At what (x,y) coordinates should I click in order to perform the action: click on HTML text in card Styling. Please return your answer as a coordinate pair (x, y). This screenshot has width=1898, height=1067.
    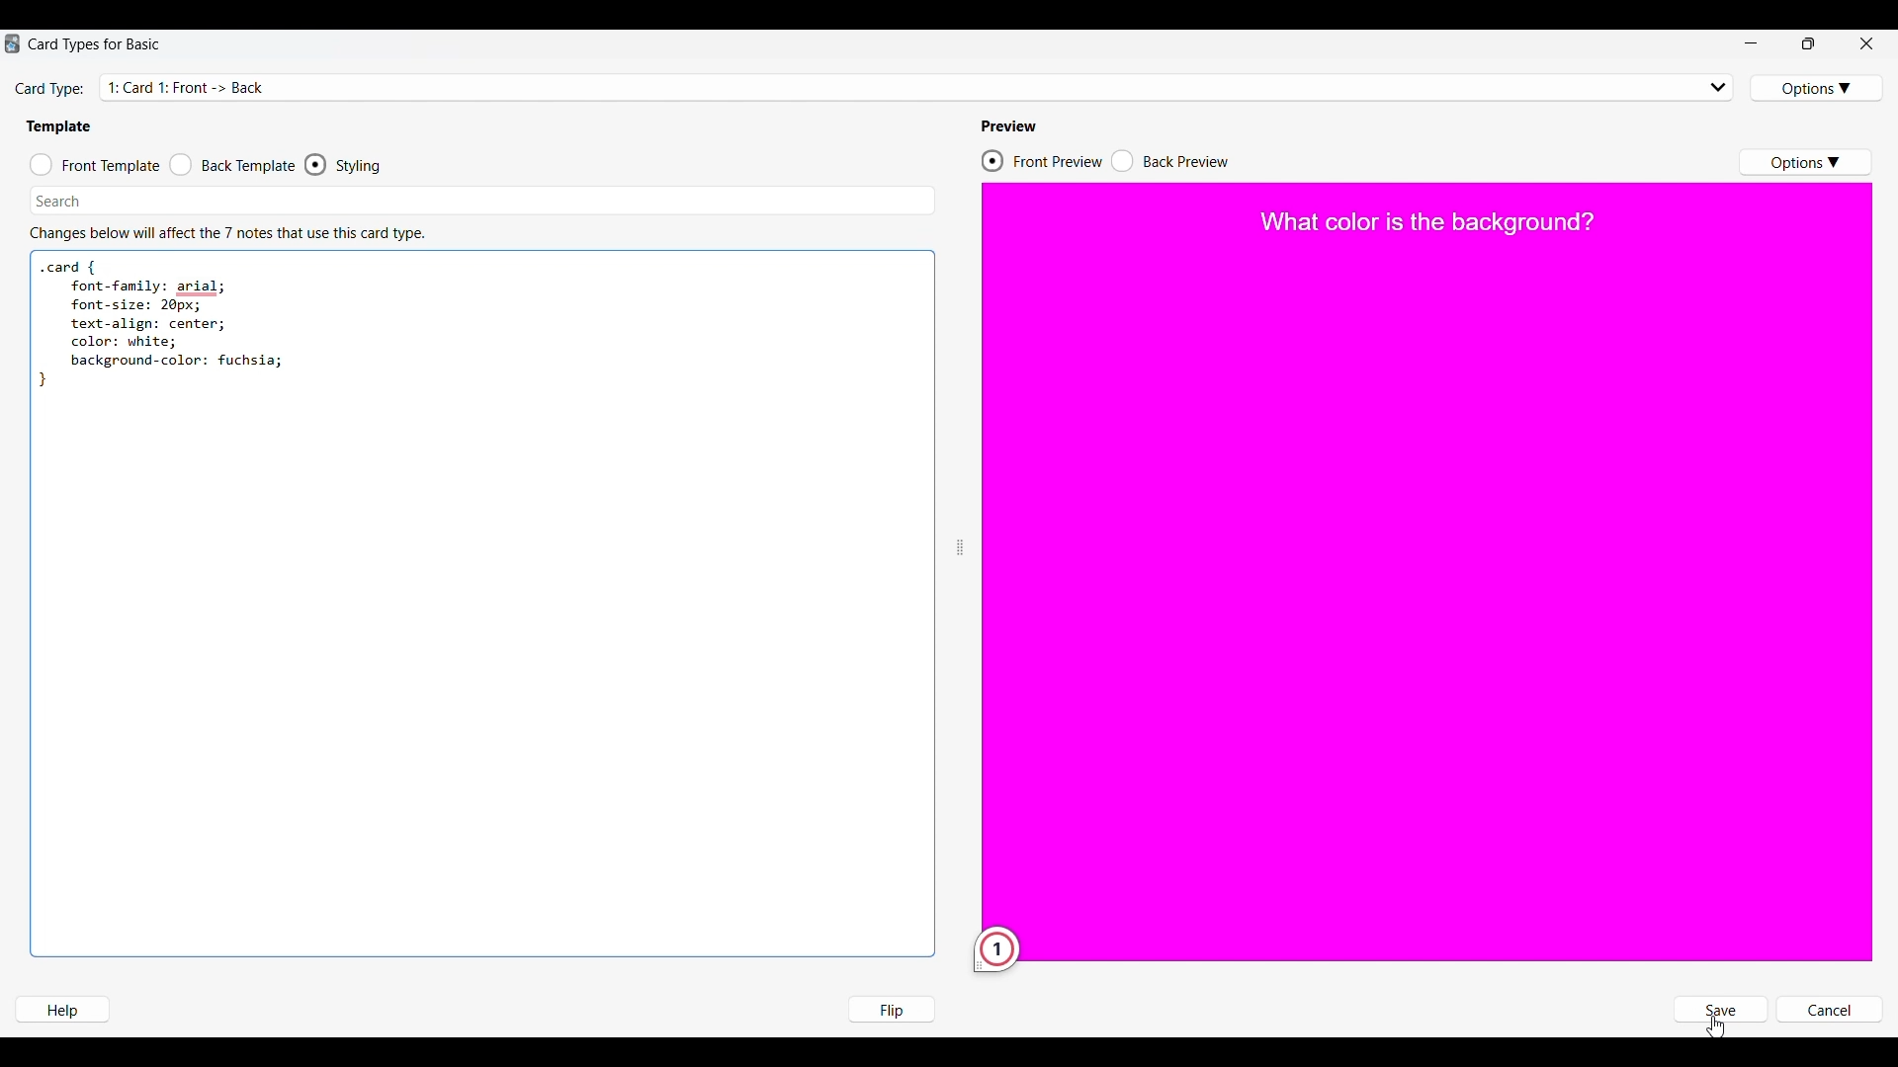
    Looking at the image, I should click on (161, 321).